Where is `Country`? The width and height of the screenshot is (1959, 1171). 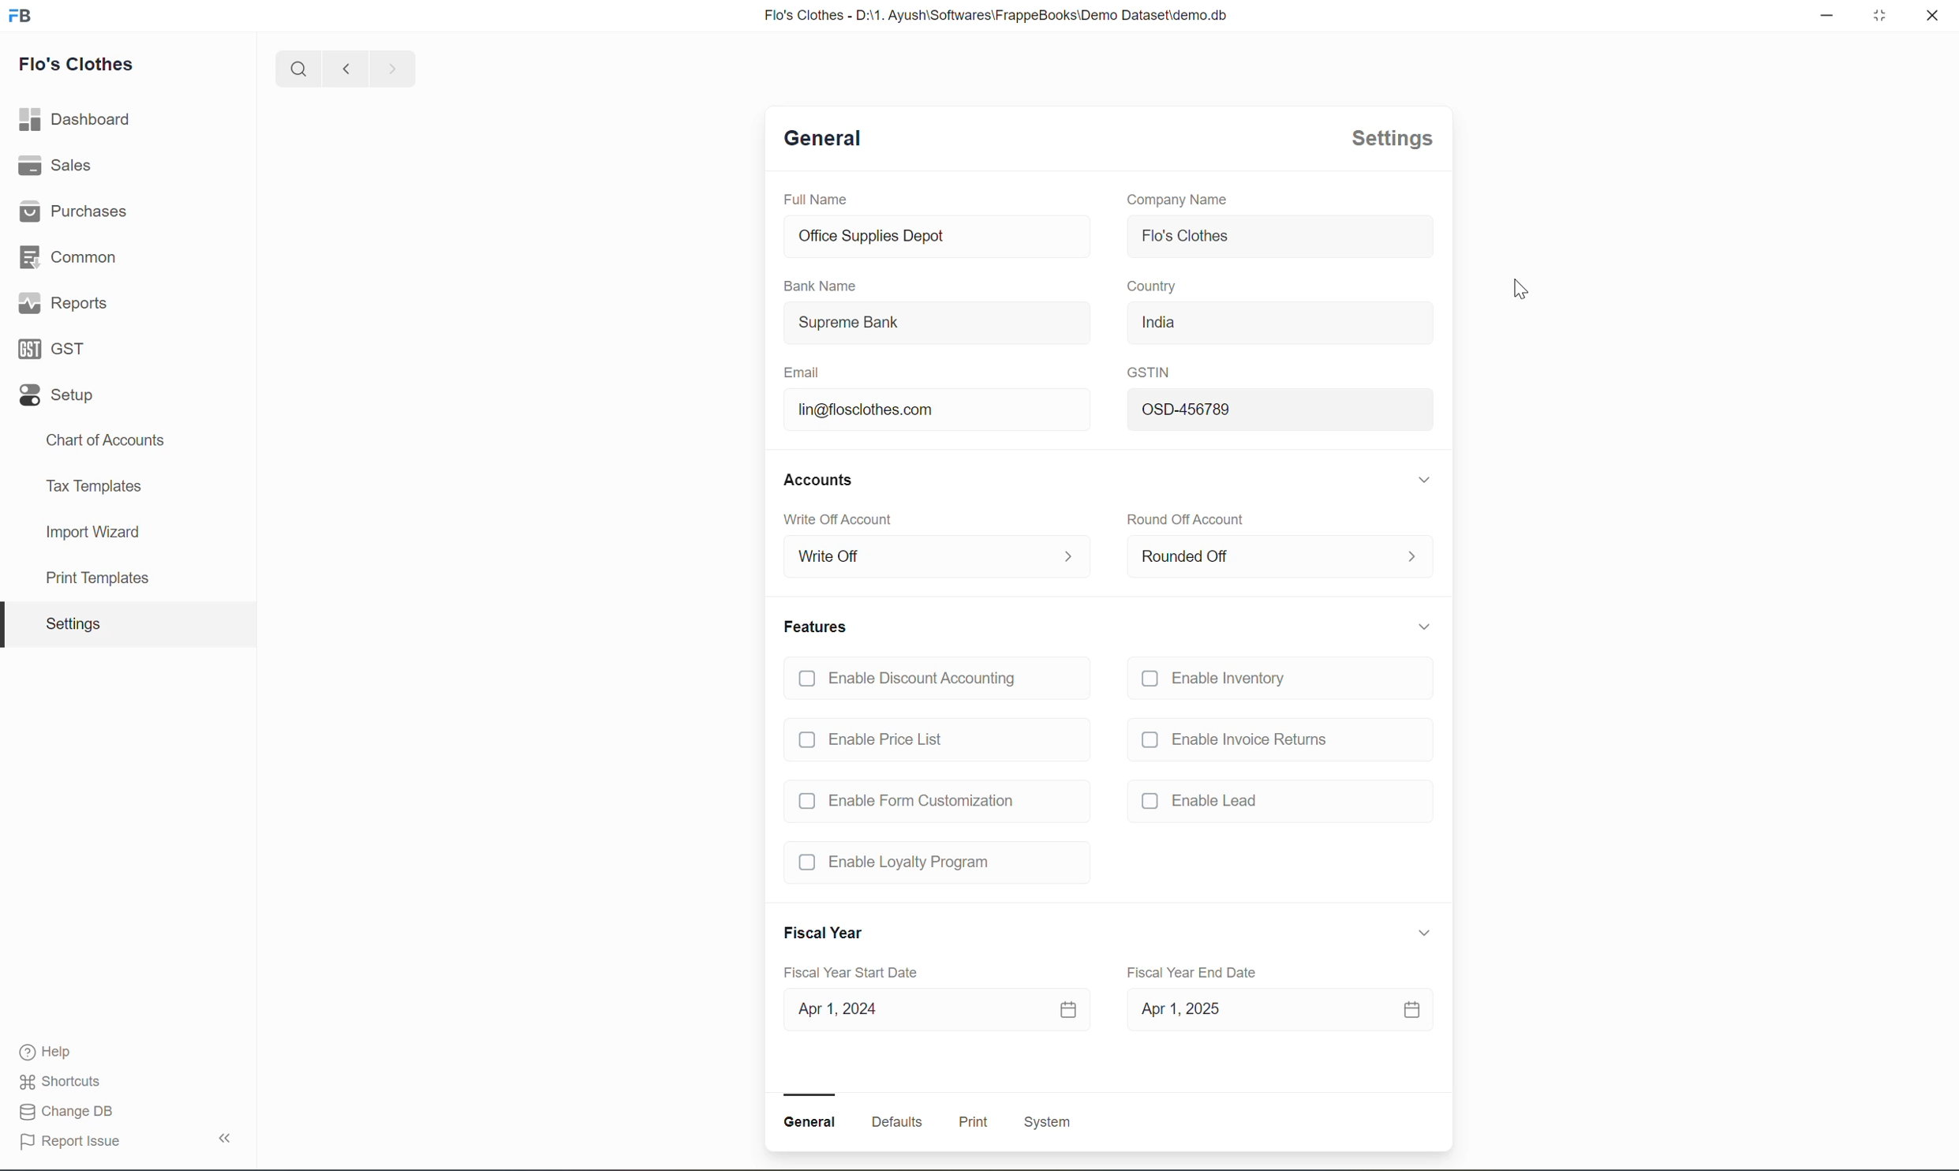 Country is located at coordinates (1151, 286).